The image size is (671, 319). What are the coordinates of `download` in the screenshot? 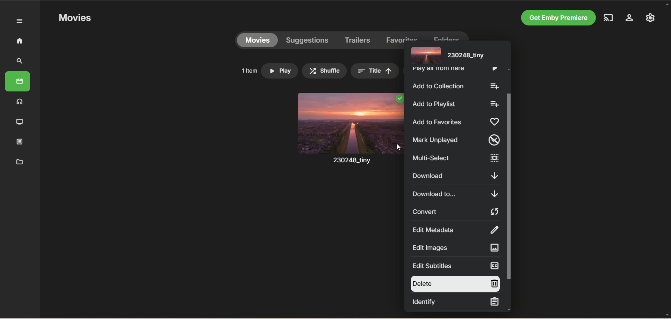 It's located at (455, 176).